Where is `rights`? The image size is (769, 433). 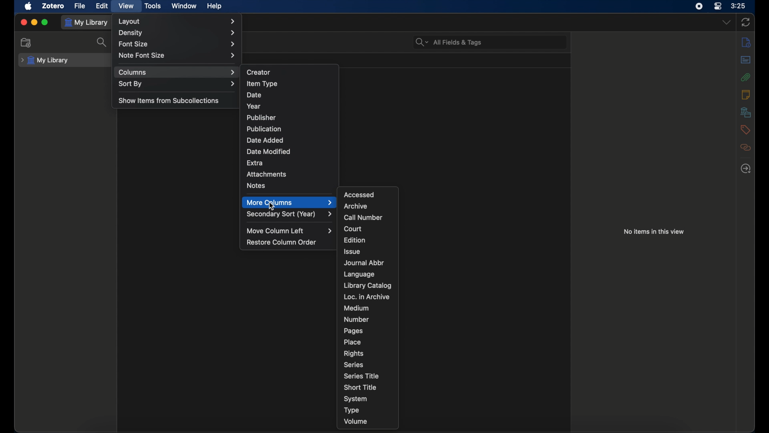 rights is located at coordinates (353, 353).